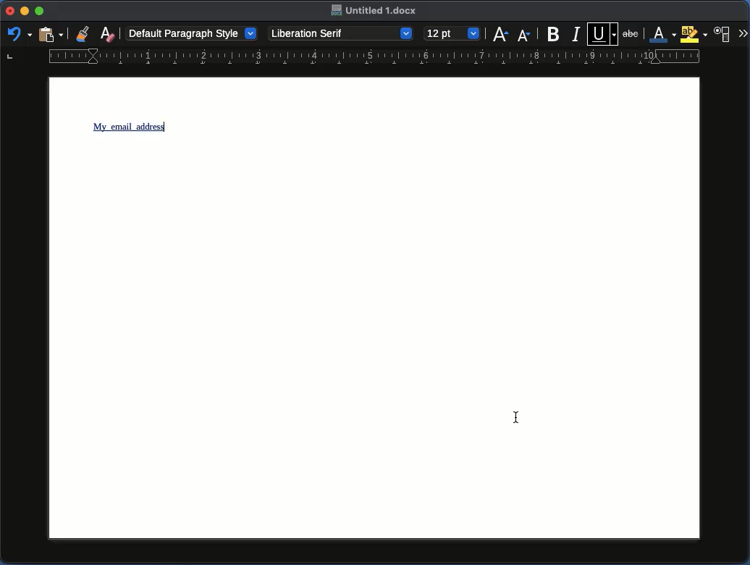 The image size is (750, 565). I want to click on More, so click(743, 32).